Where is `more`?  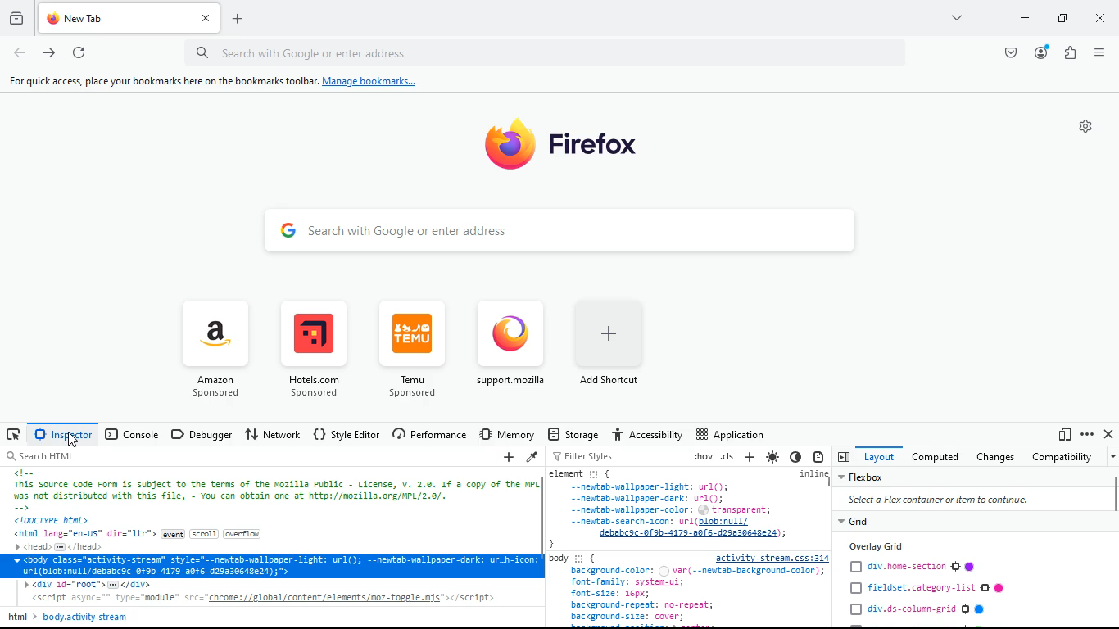
more is located at coordinates (1112, 456).